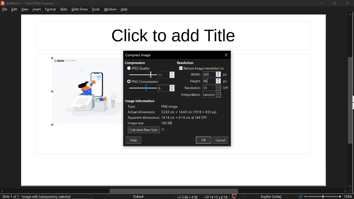 Image resolution: width=354 pixels, height=199 pixels. Describe the element at coordinates (138, 55) in the screenshot. I see `current window` at that location.